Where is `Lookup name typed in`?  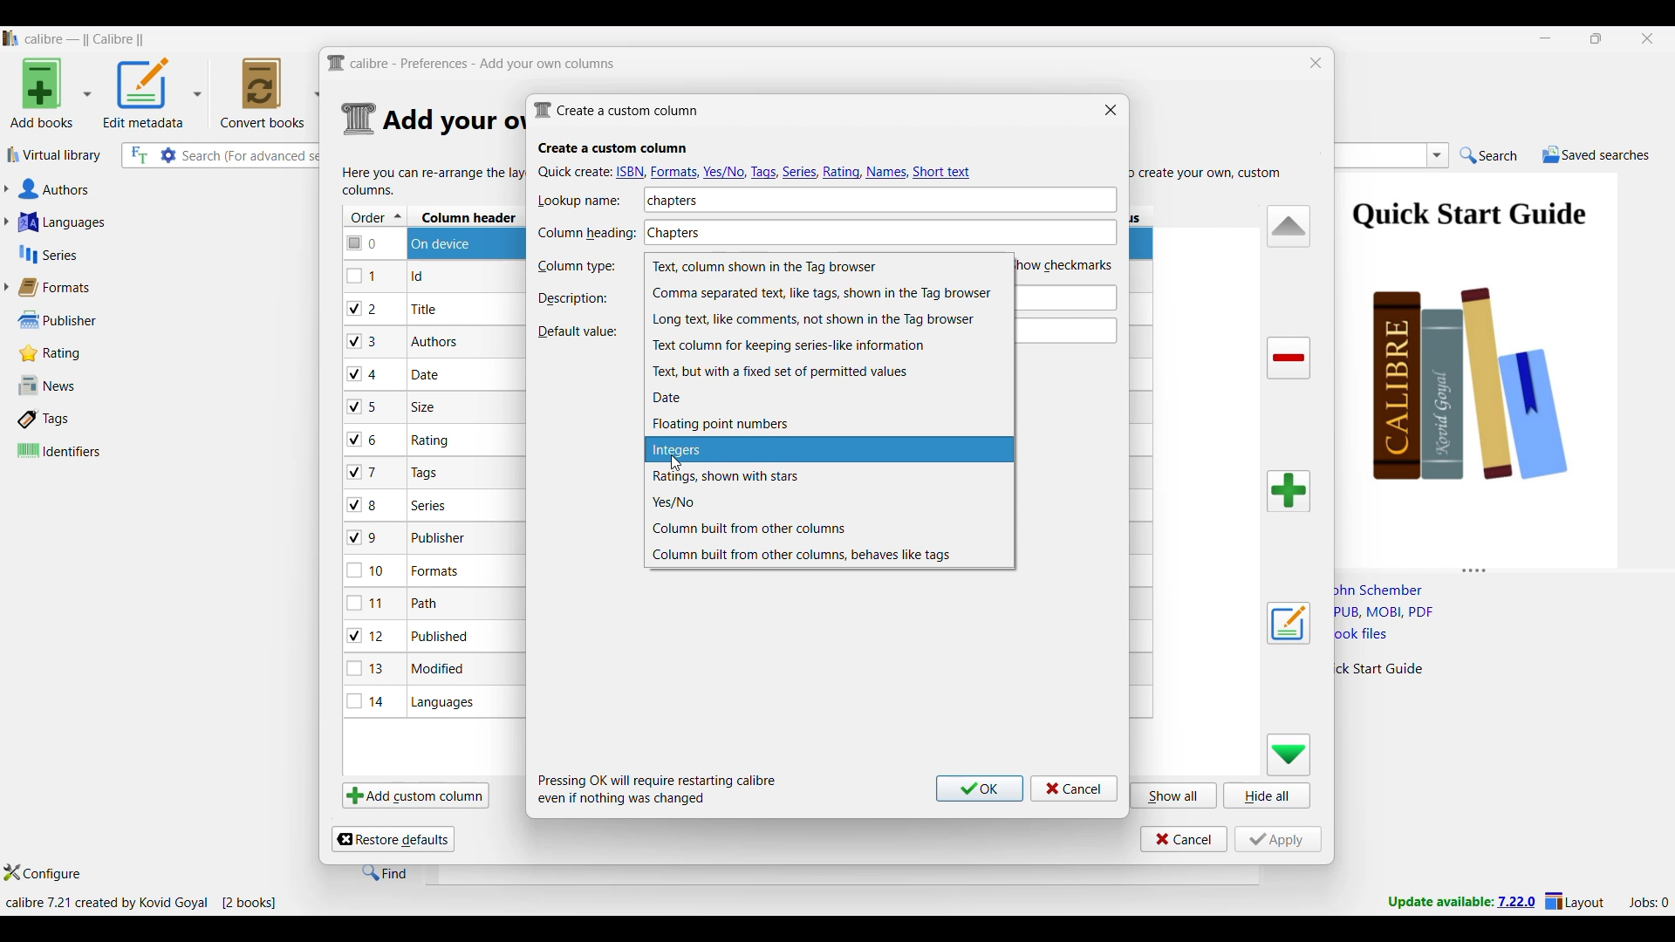
Lookup name typed in is located at coordinates (673, 200).